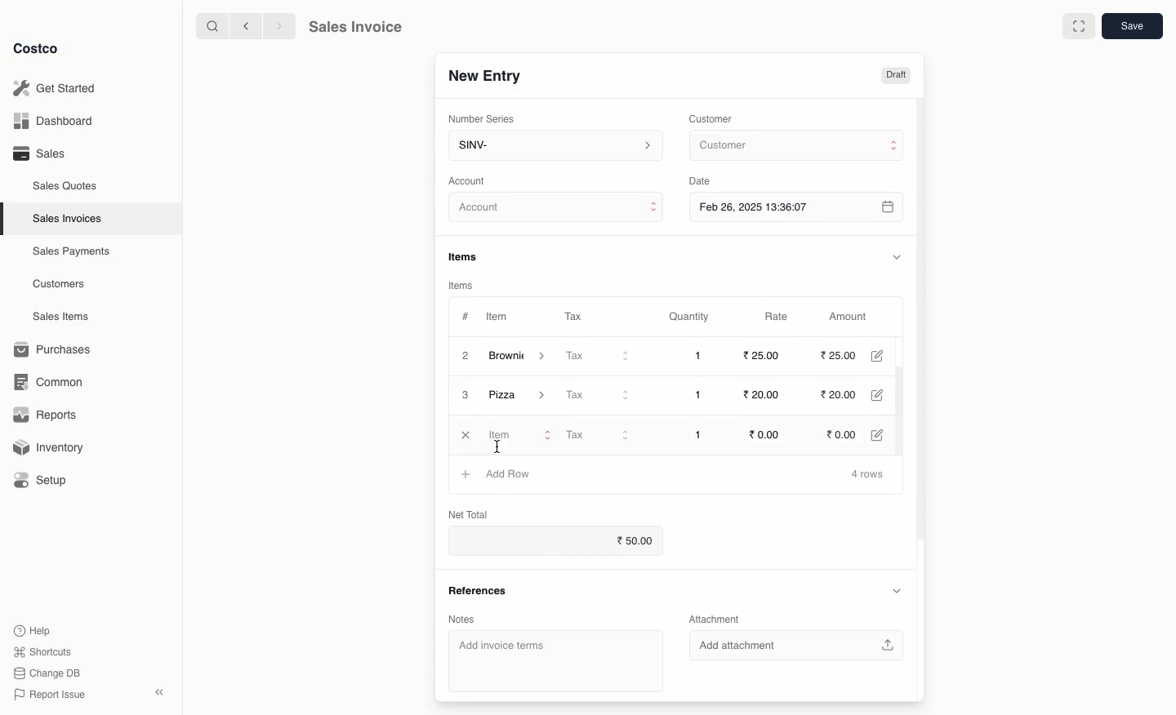  I want to click on Setup, so click(47, 480).